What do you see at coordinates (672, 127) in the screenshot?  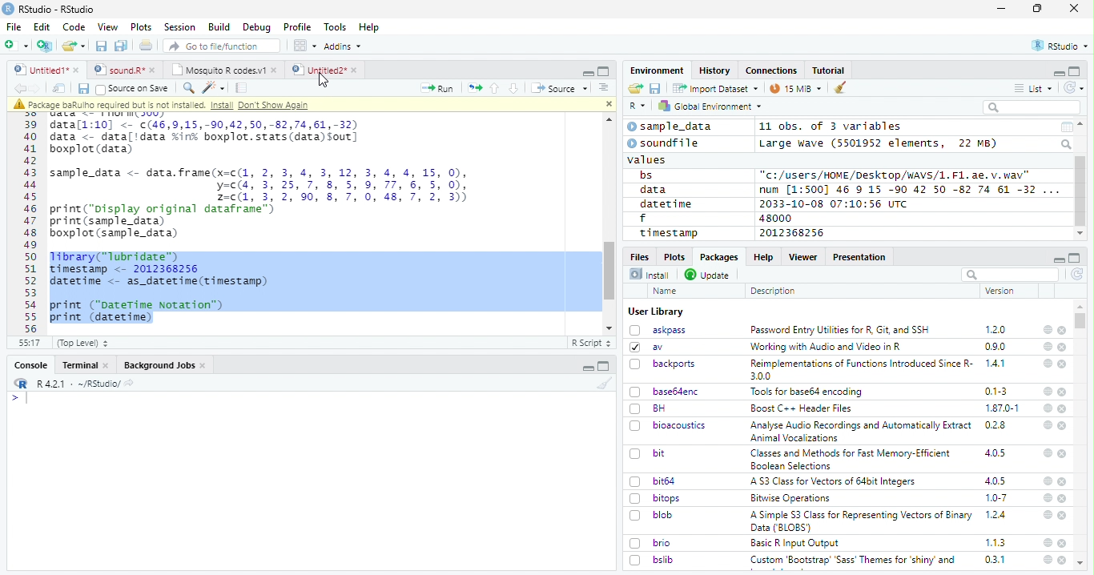 I see `sample_data` at bounding box center [672, 127].